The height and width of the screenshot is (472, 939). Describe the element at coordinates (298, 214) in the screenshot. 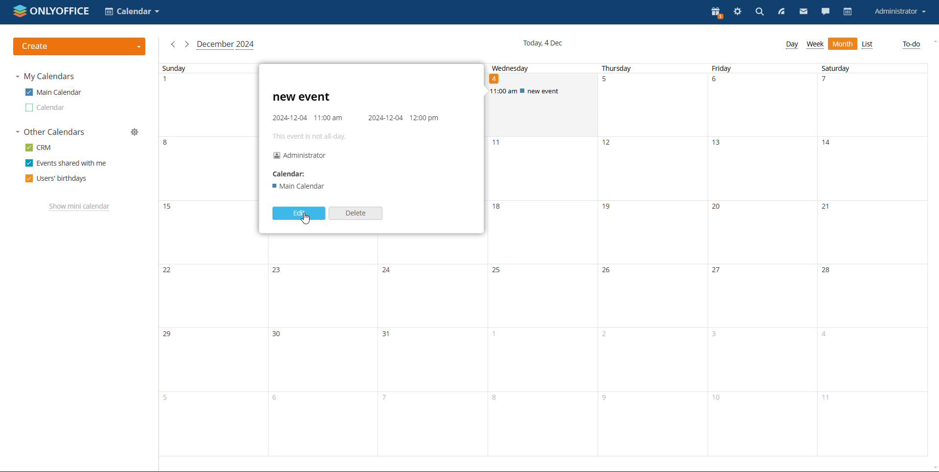

I see `edit` at that location.